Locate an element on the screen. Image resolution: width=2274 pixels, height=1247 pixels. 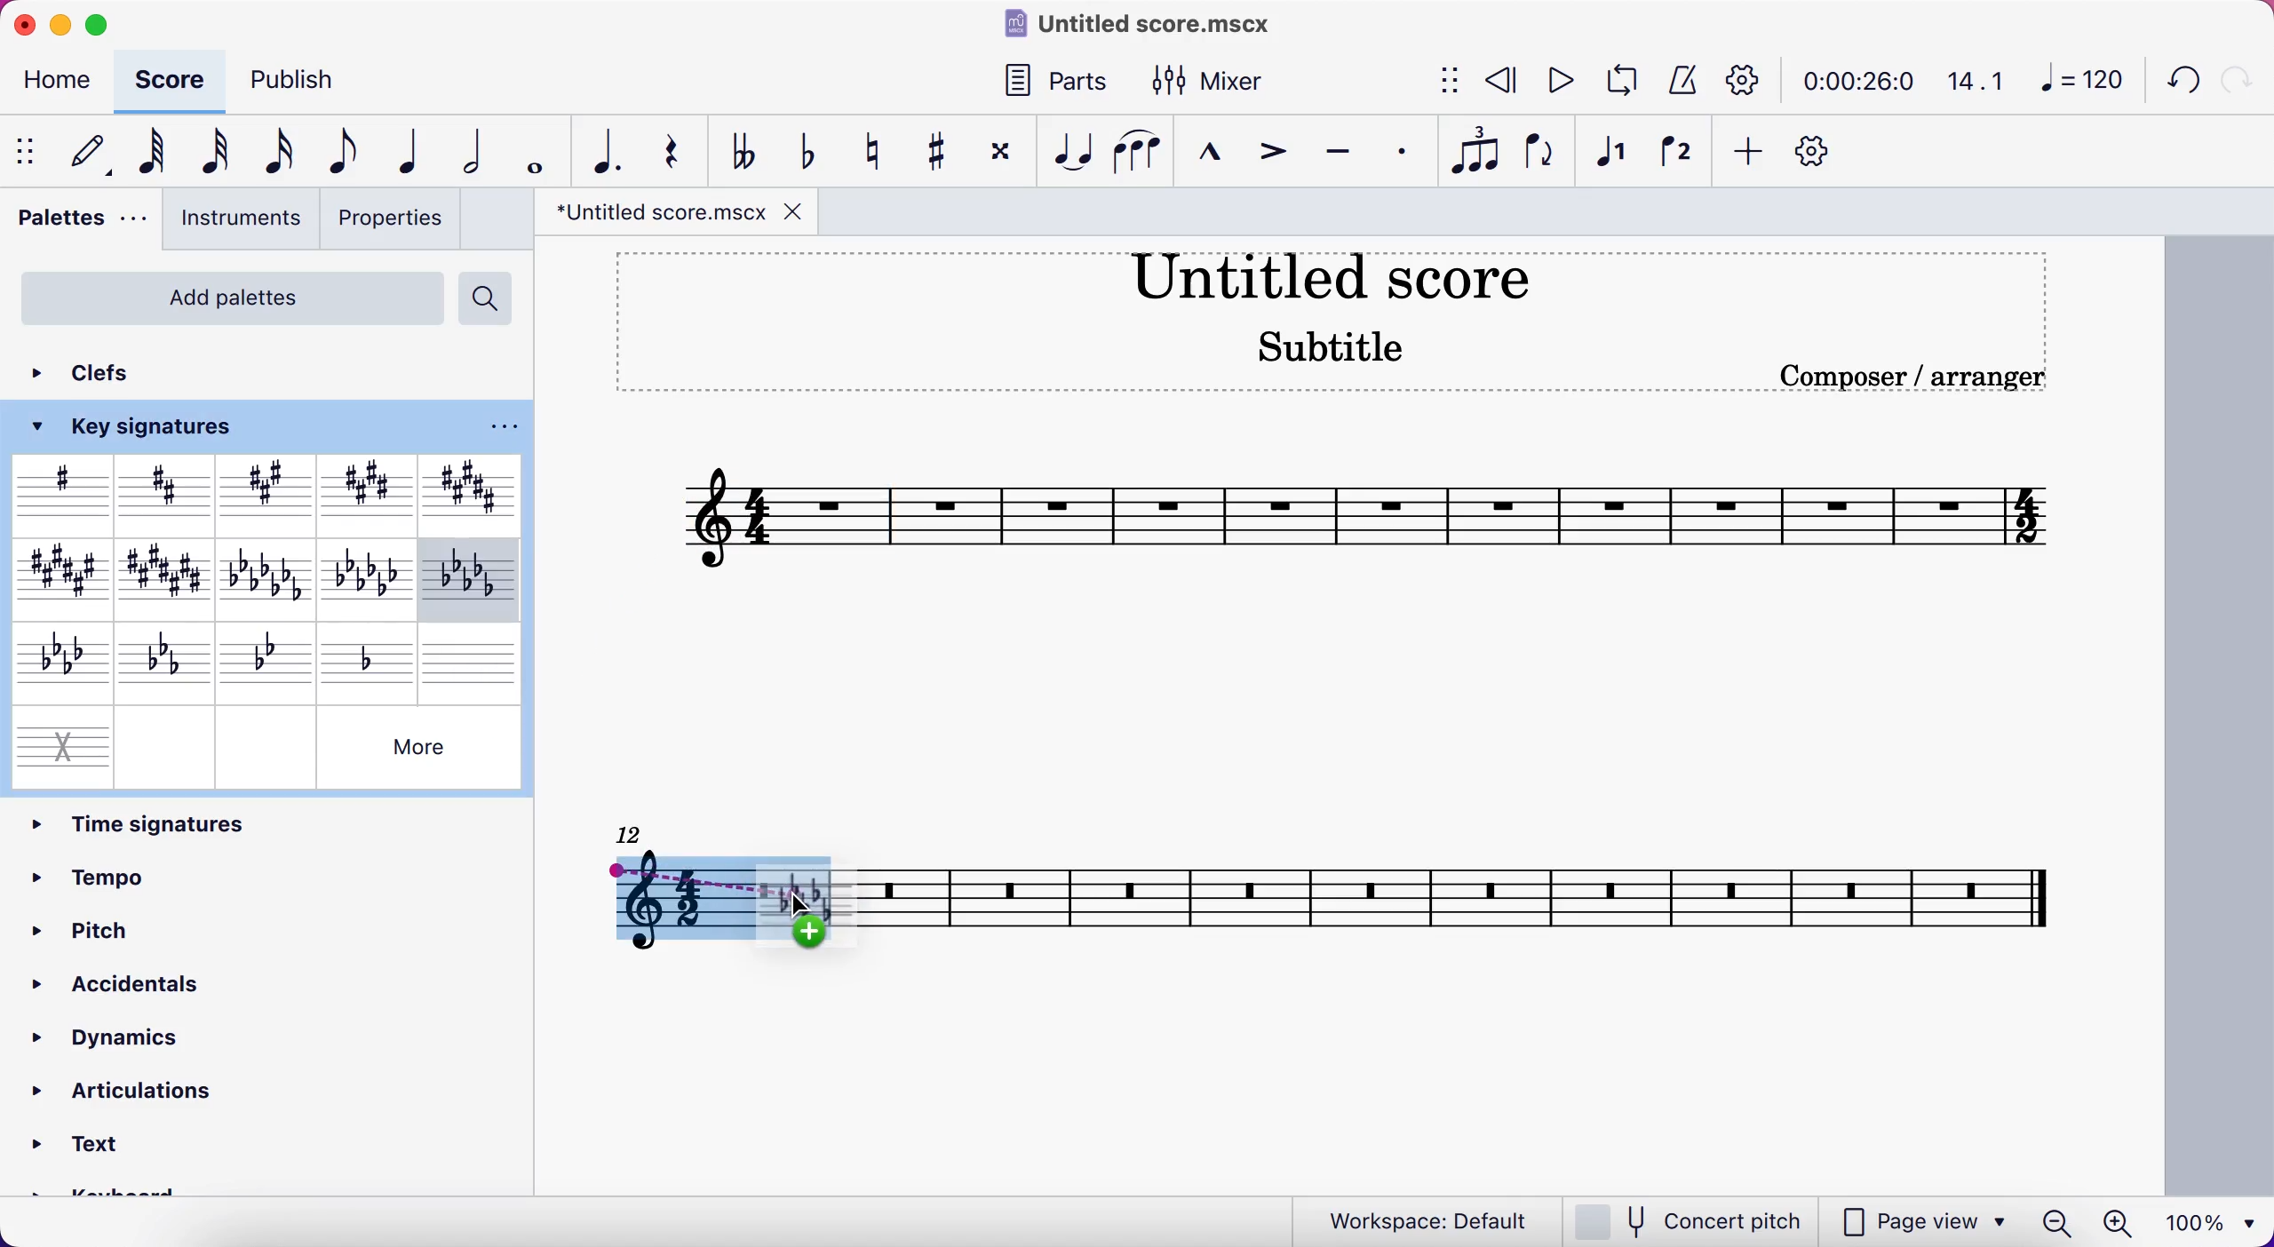
flip direction is located at coordinates (1538, 157).